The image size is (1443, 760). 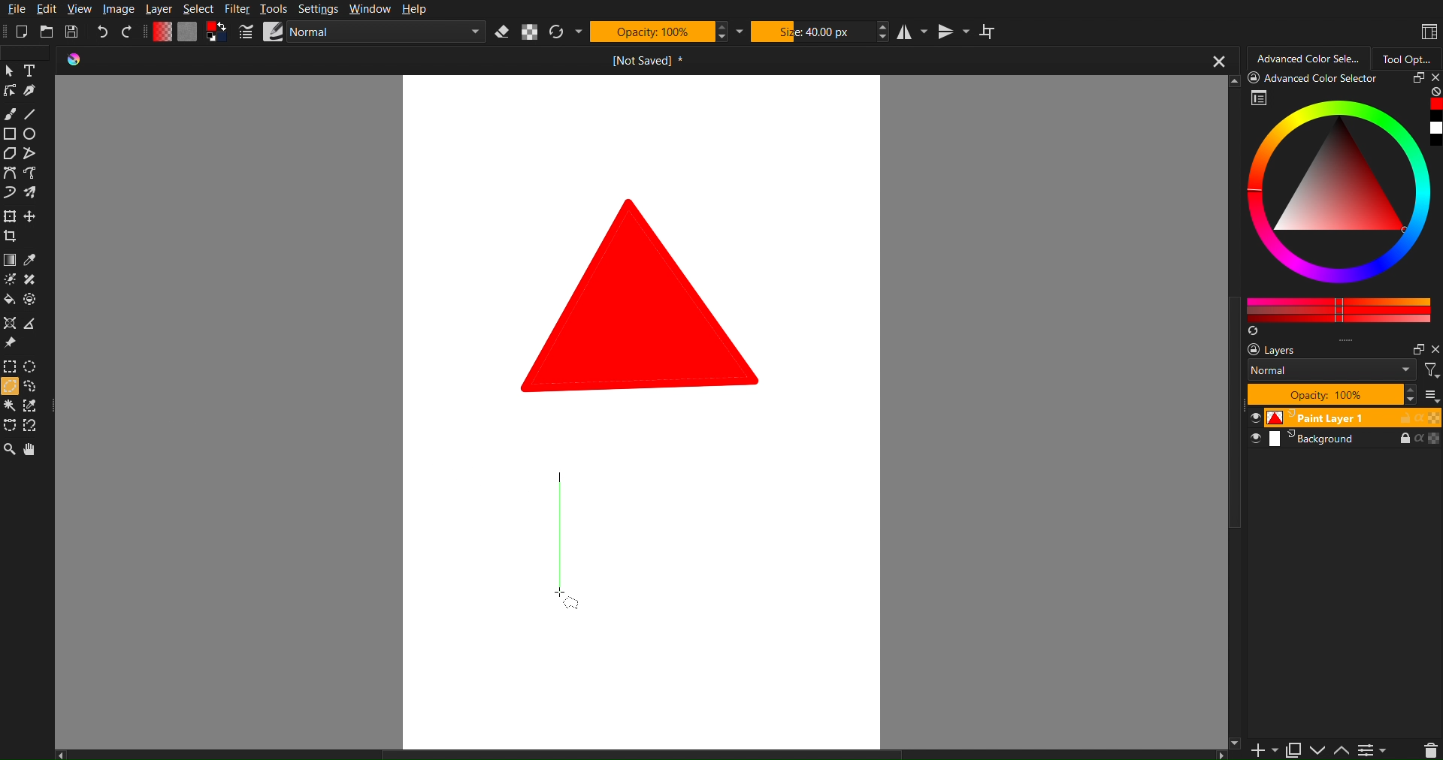 I want to click on Circle, so click(x=32, y=134).